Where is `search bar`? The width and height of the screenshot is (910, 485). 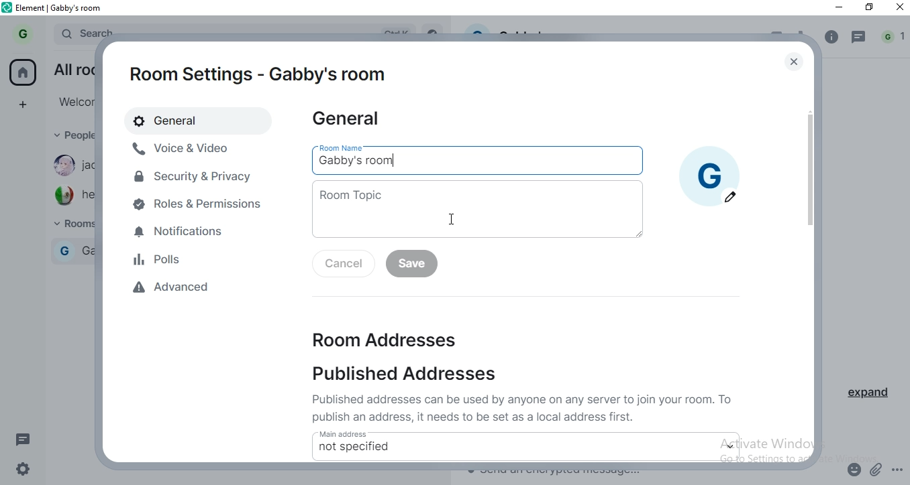
search bar is located at coordinates (84, 31).